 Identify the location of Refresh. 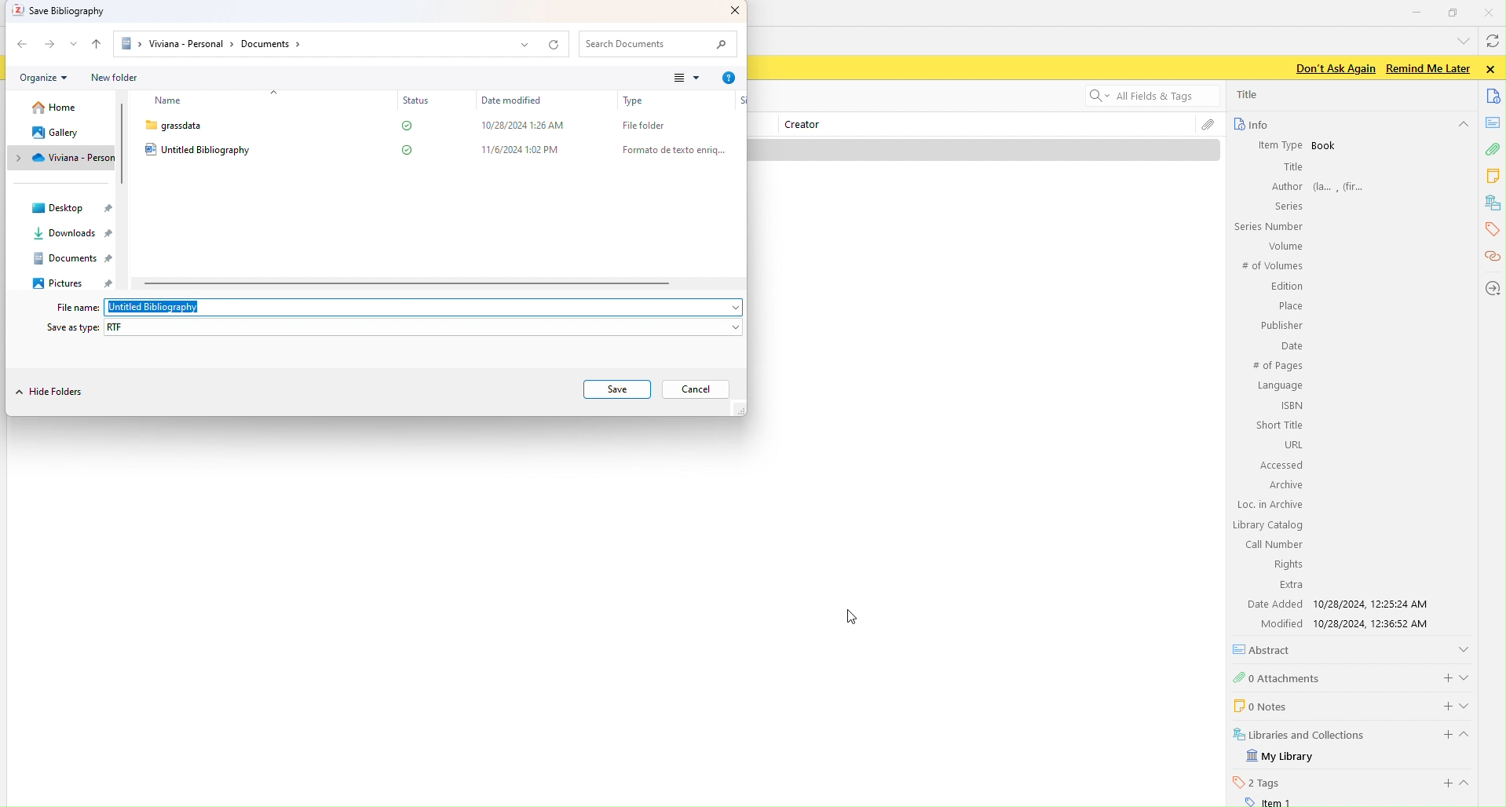
(556, 44).